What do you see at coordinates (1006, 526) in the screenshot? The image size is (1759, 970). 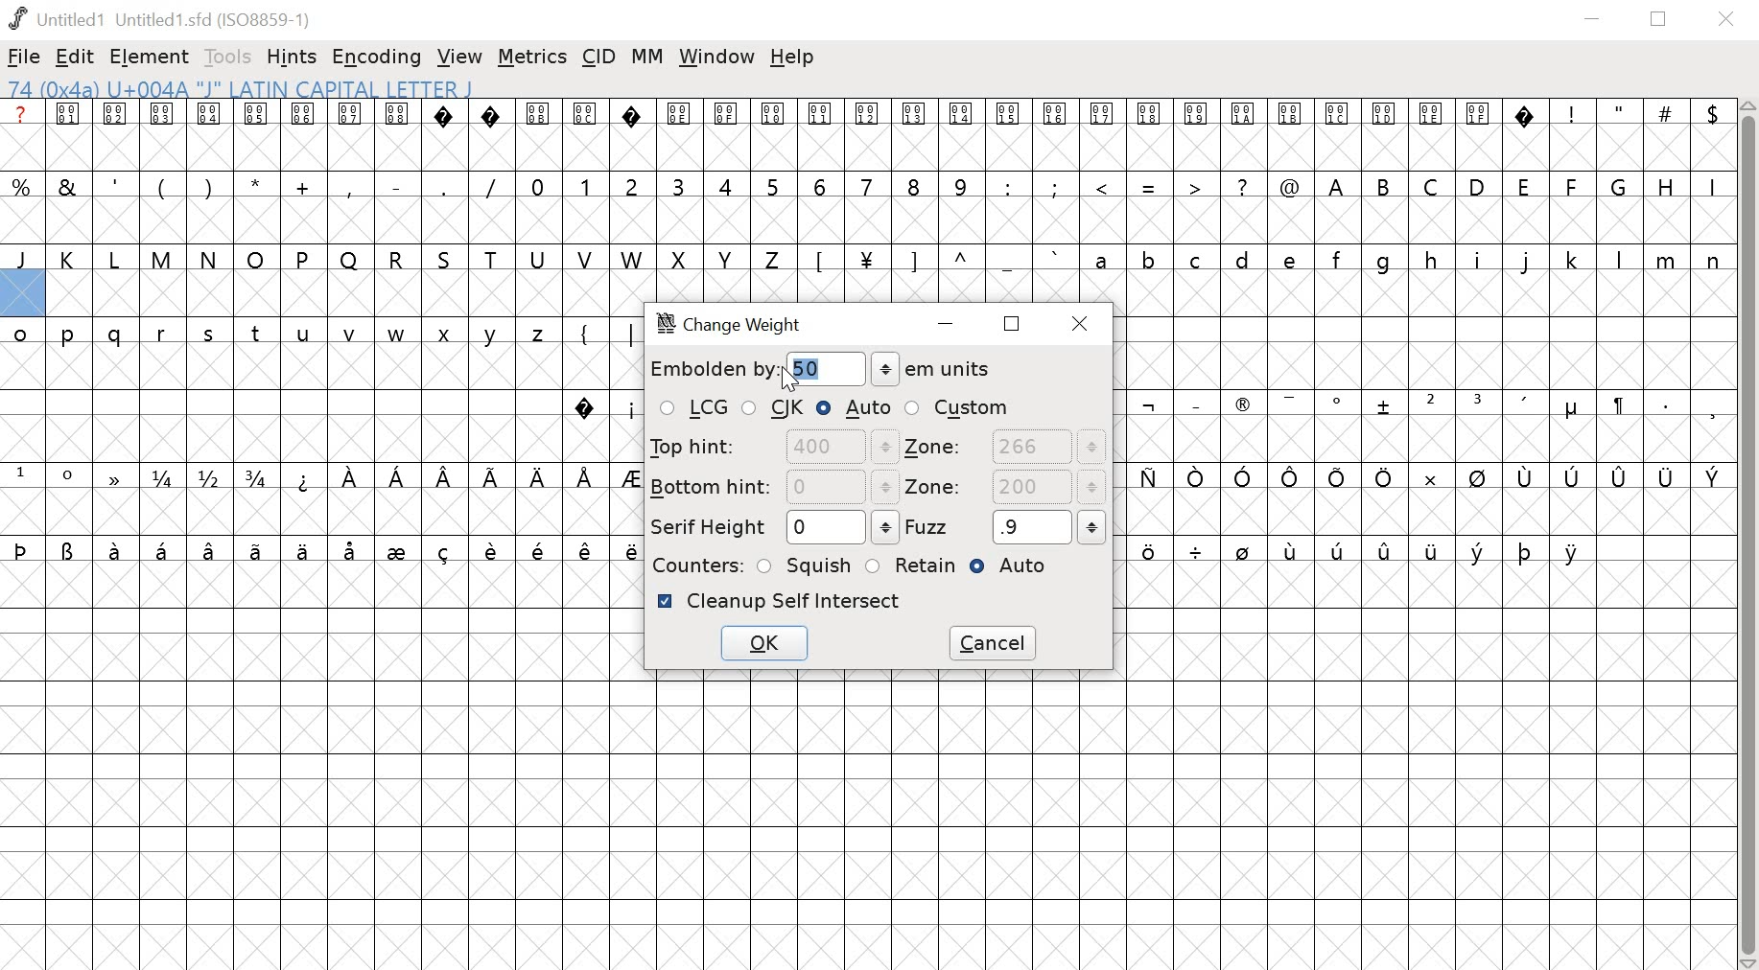 I see `FUZZ` at bounding box center [1006, 526].